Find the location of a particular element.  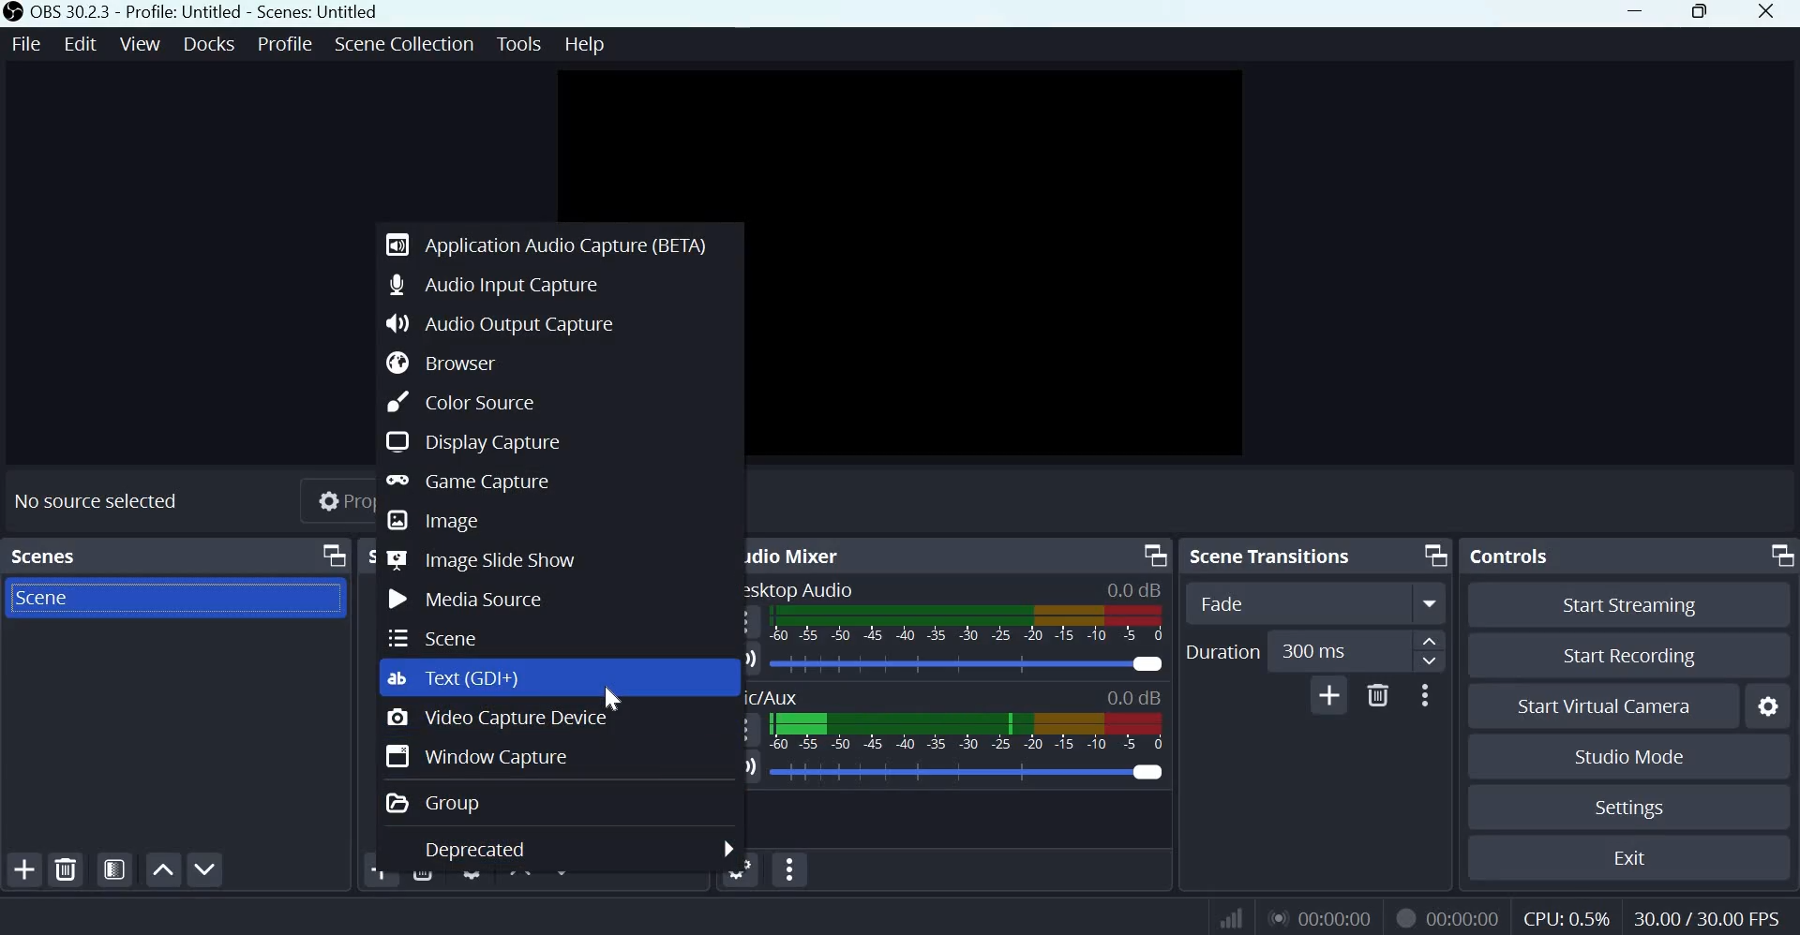

Image slide show is located at coordinates (485, 560).